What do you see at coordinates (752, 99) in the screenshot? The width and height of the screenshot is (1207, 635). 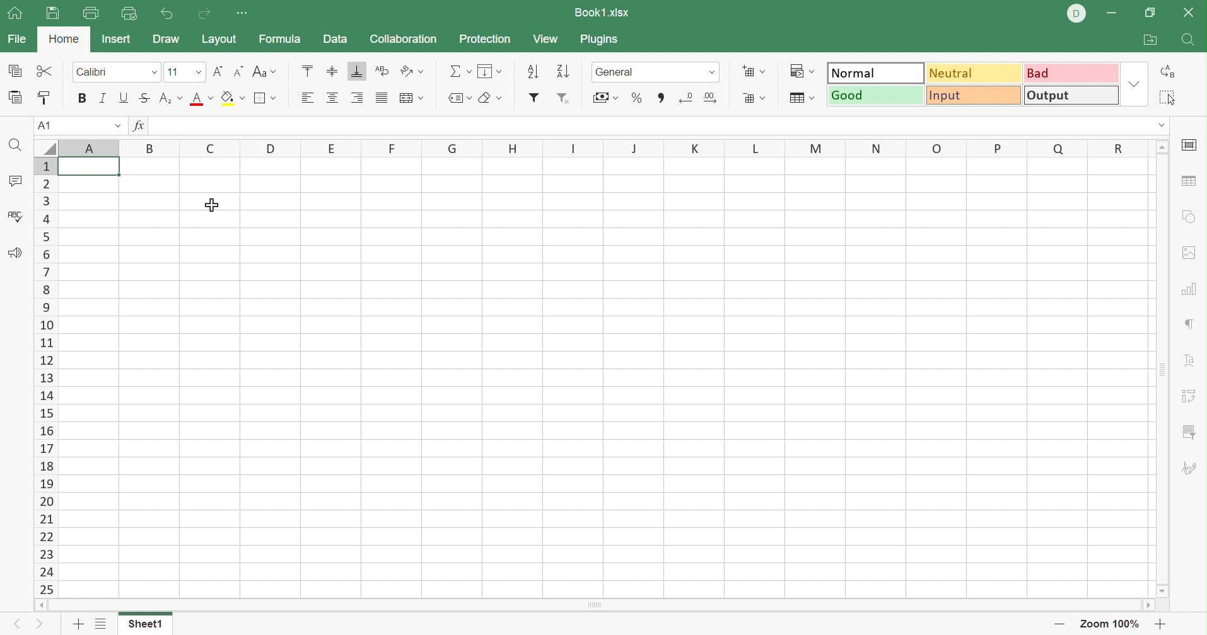 I see `Delete cell` at bounding box center [752, 99].